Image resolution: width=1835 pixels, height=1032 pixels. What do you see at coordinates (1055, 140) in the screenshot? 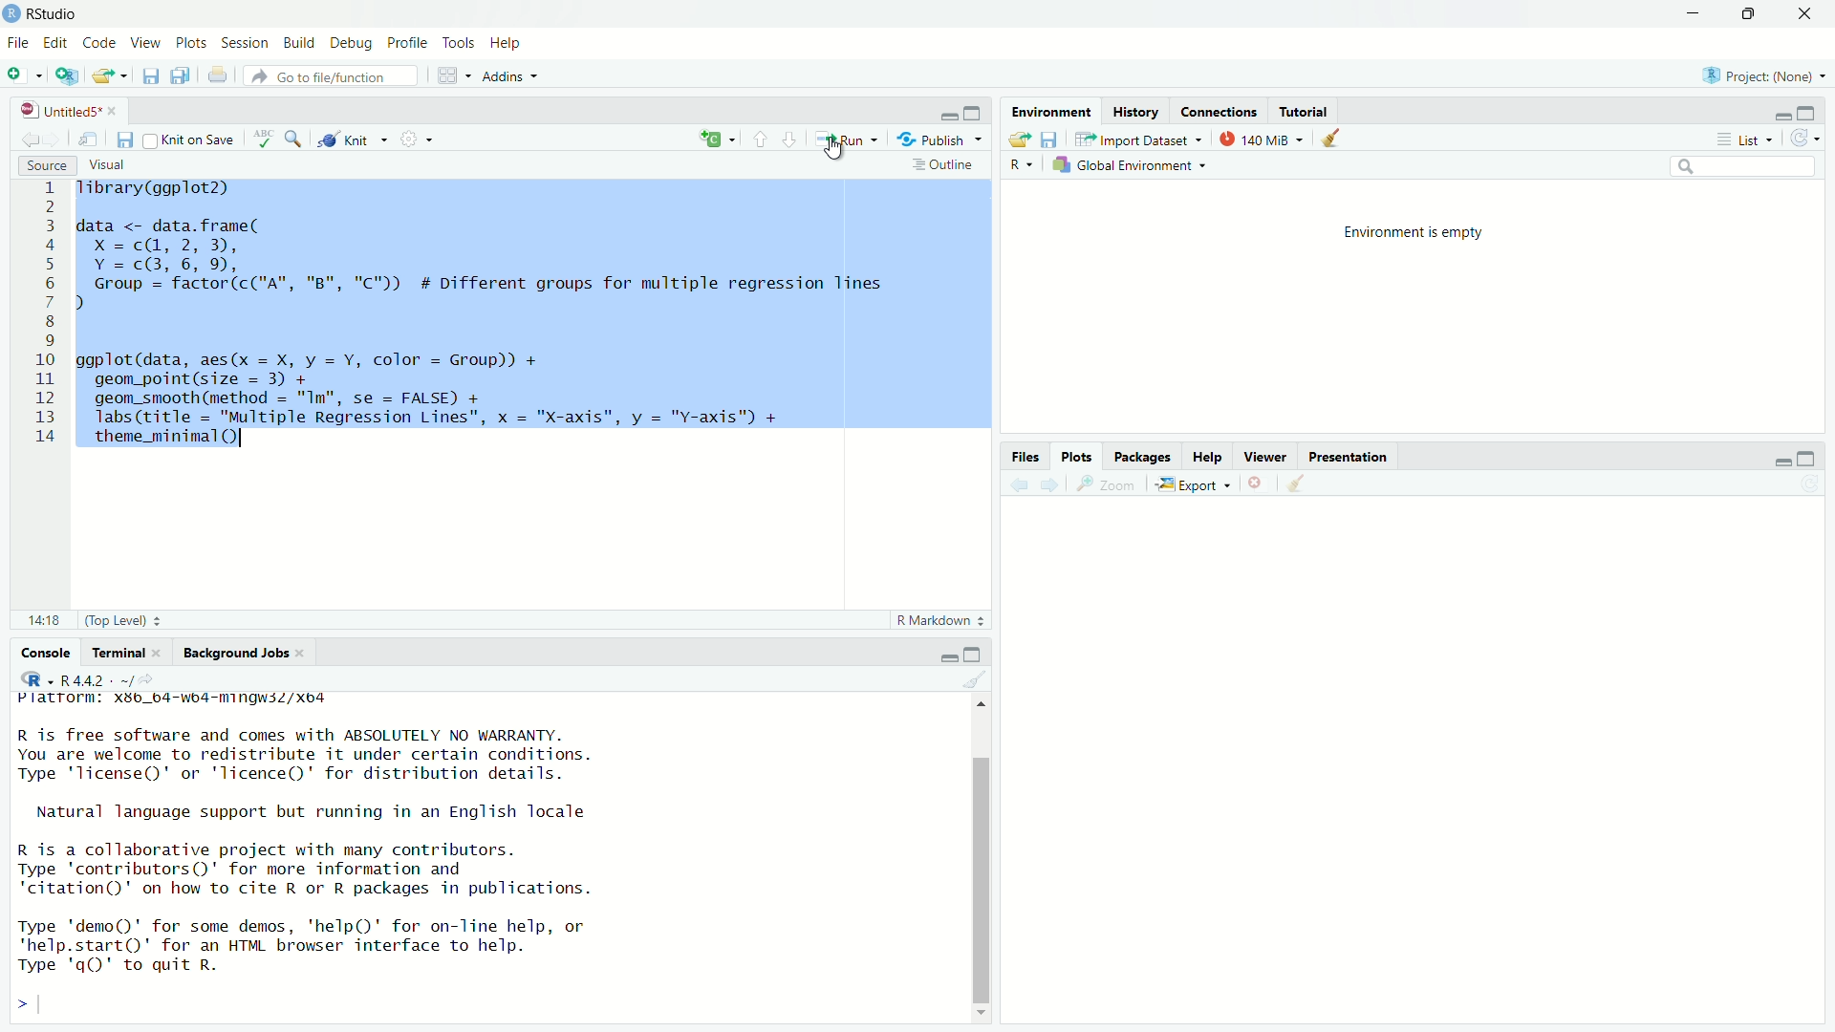
I see `files` at bounding box center [1055, 140].